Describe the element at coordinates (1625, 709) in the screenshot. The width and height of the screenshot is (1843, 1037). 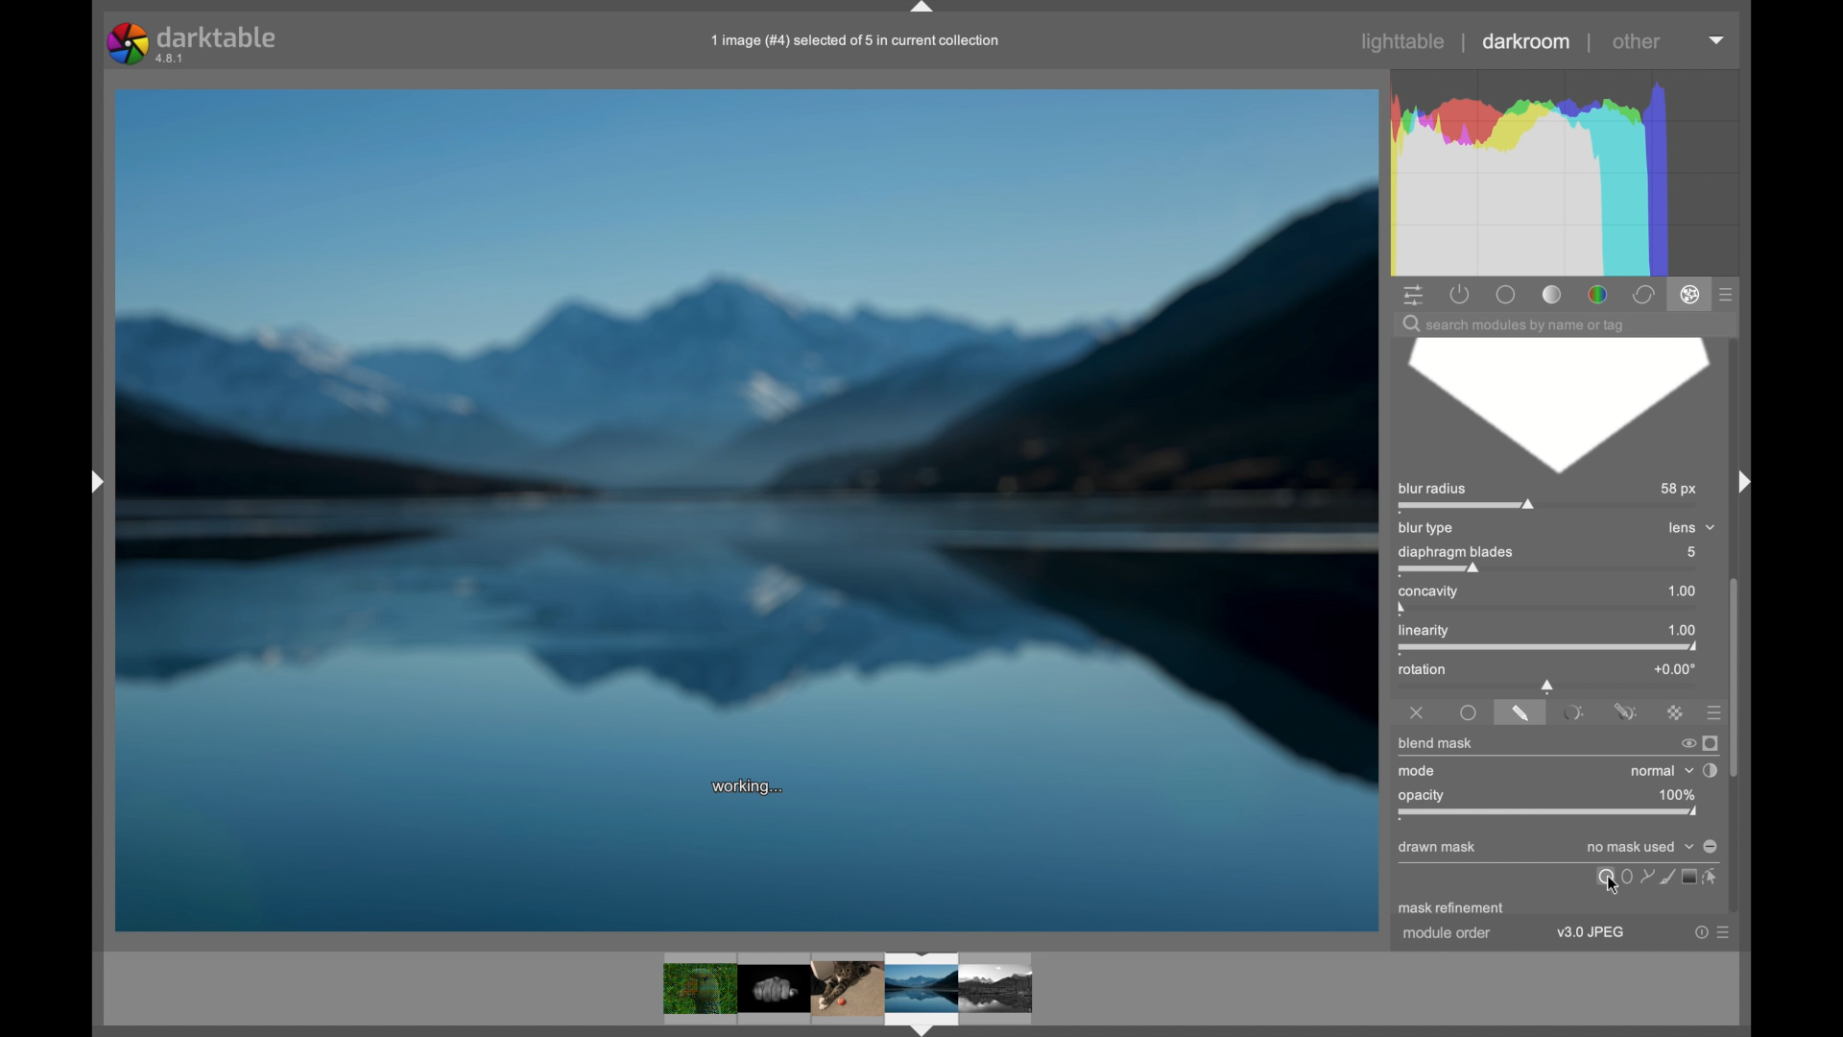
I see `drawn and parametric mask` at that location.